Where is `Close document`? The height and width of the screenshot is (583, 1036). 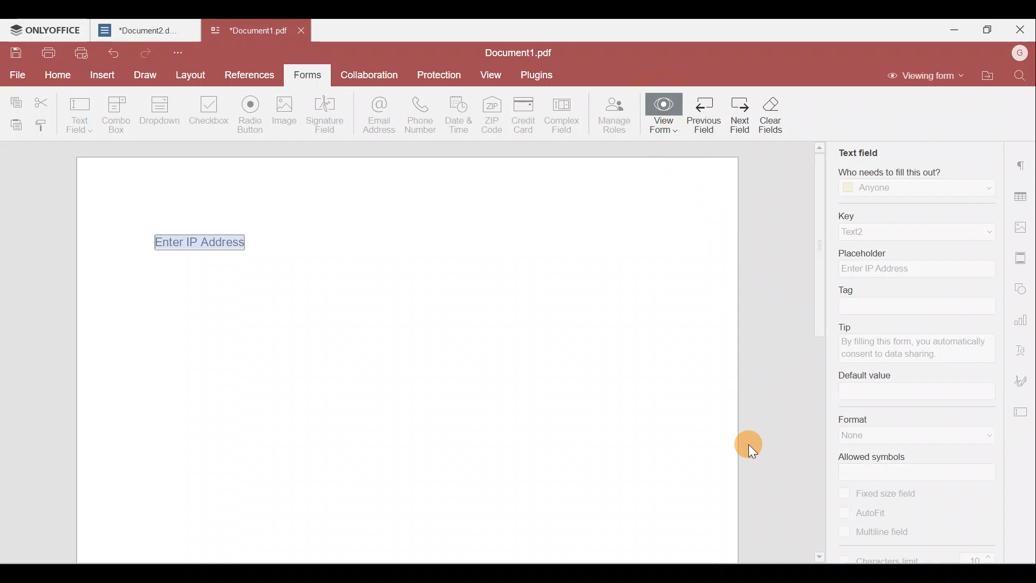 Close document is located at coordinates (304, 32).